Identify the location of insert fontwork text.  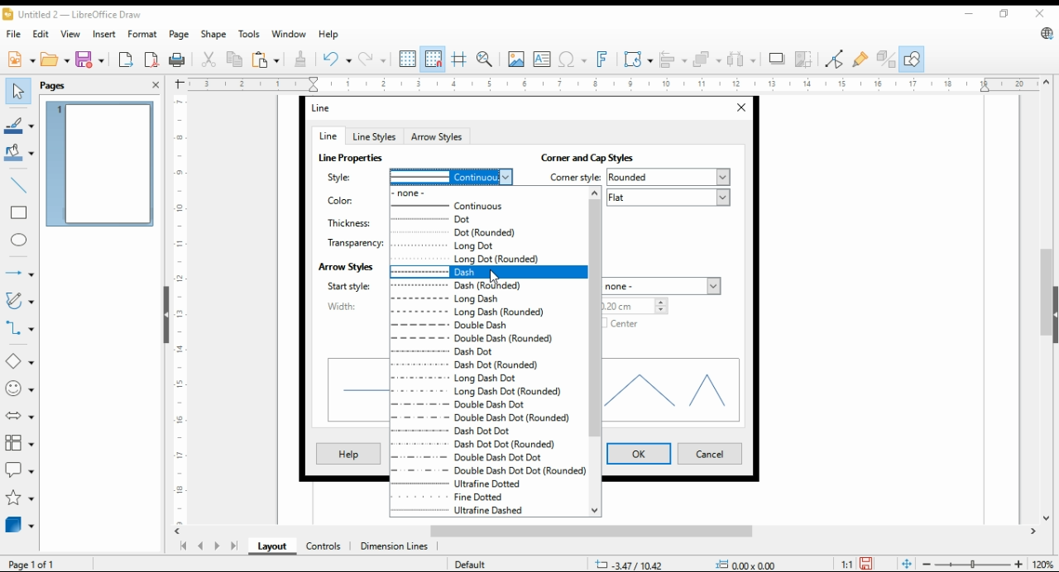
(601, 60).